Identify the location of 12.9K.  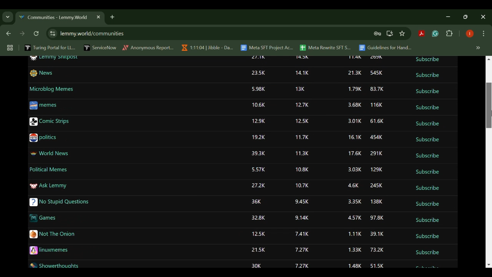
(259, 120).